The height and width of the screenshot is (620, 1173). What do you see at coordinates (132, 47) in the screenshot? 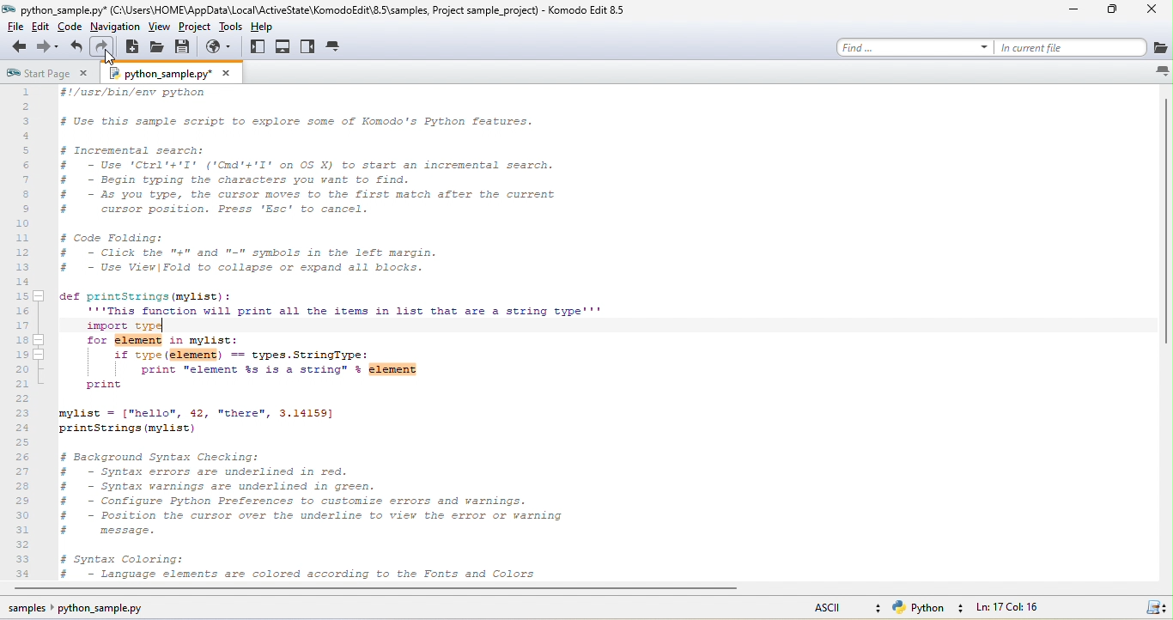
I see `new` at bounding box center [132, 47].